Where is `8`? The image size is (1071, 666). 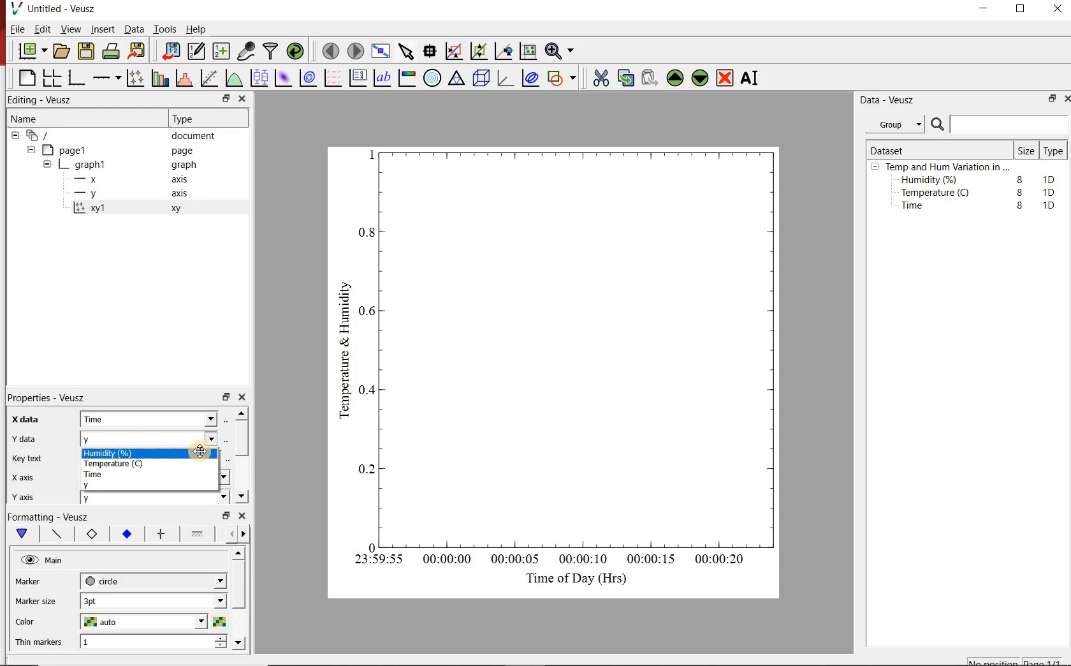
8 is located at coordinates (1017, 177).